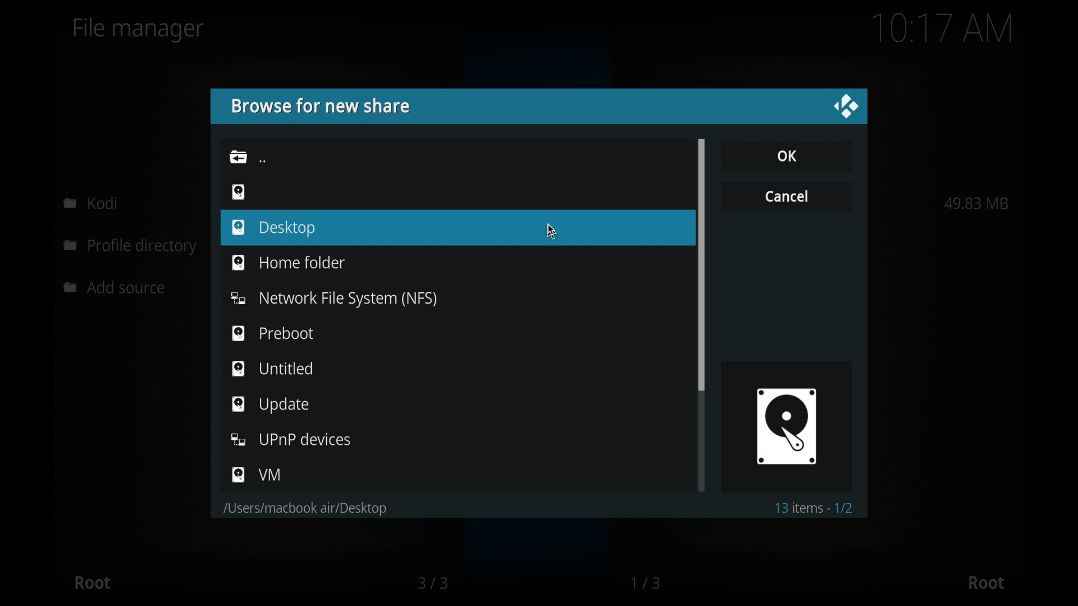 This screenshot has width=1078, height=606. Describe the element at coordinates (333, 299) in the screenshot. I see `network file system` at that location.